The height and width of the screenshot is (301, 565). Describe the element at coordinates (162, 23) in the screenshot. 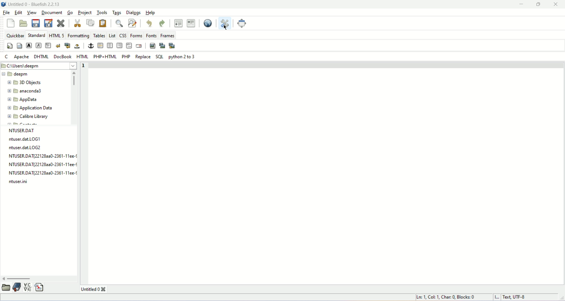

I see `redo` at that location.